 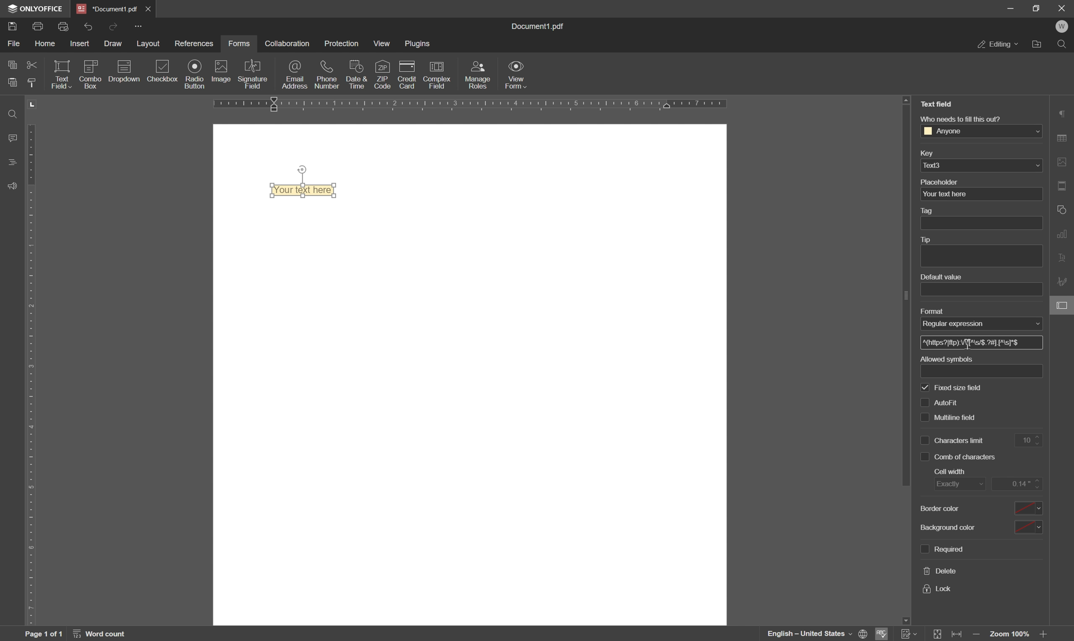 What do you see at coordinates (1064, 137) in the screenshot?
I see `table settings` at bounding box center [1064, 137].